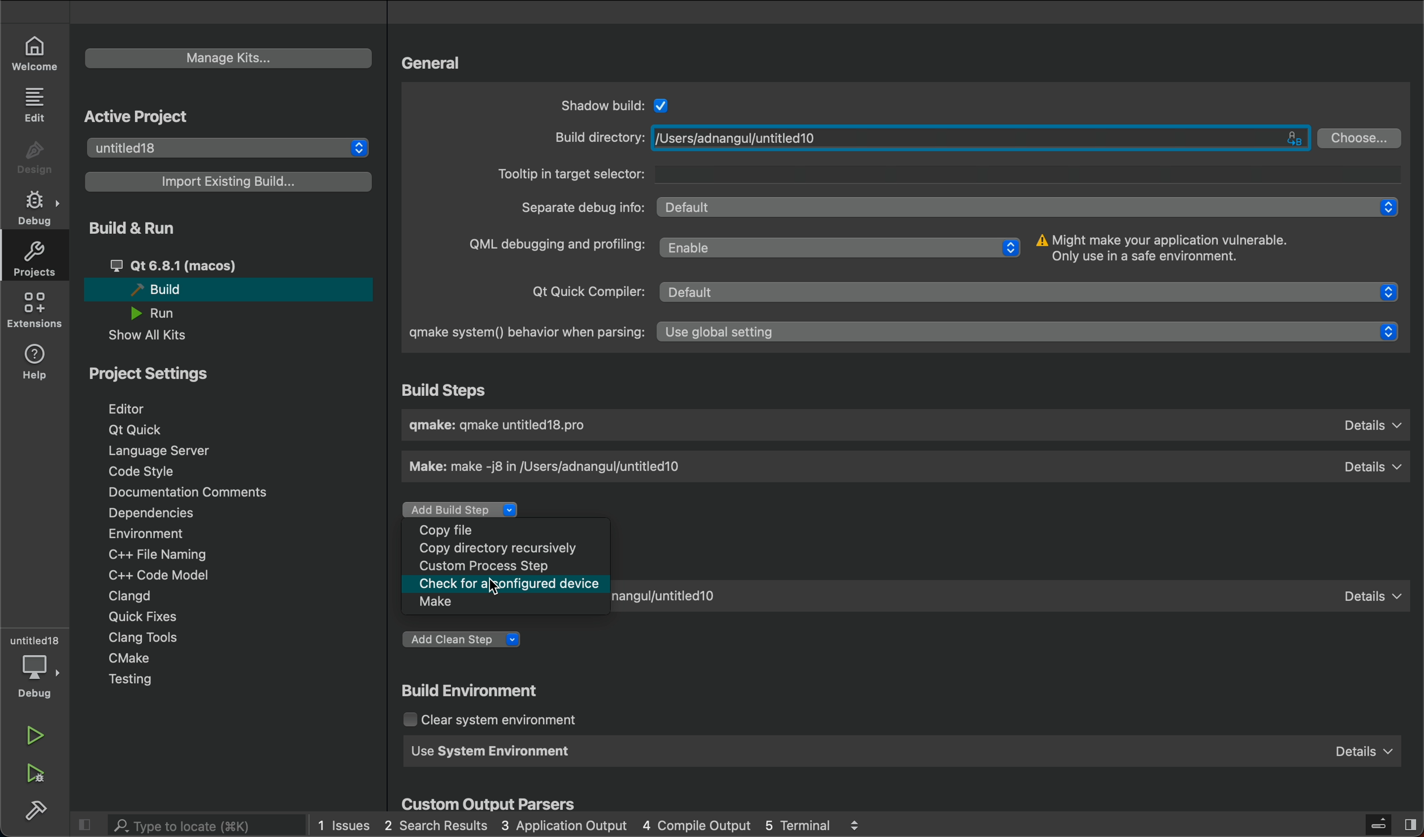 The width and height of the screenshot is (1424, 837). Describe the element at coordinates (449, 389) in the screenshot. I see `Build Steps` at that location.